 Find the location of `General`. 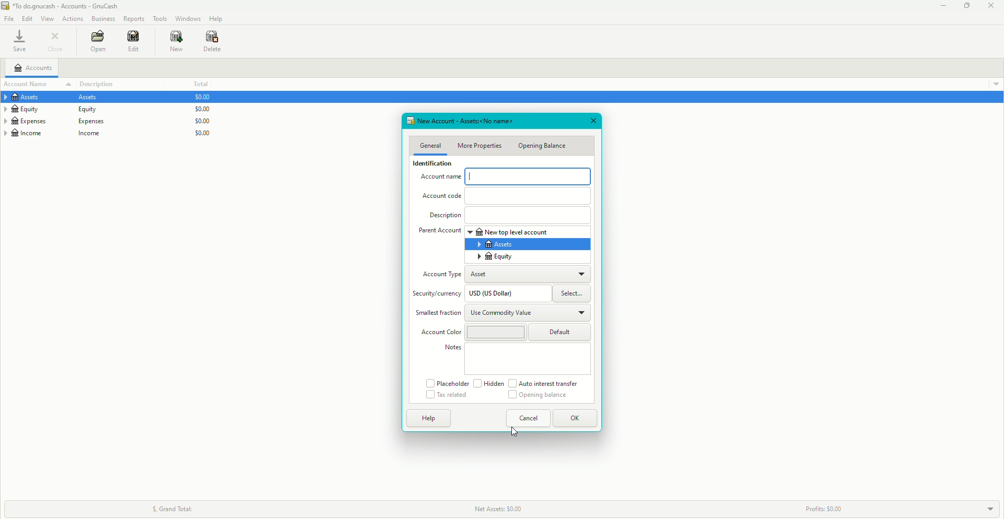

General is located at coordinates (430, 145).